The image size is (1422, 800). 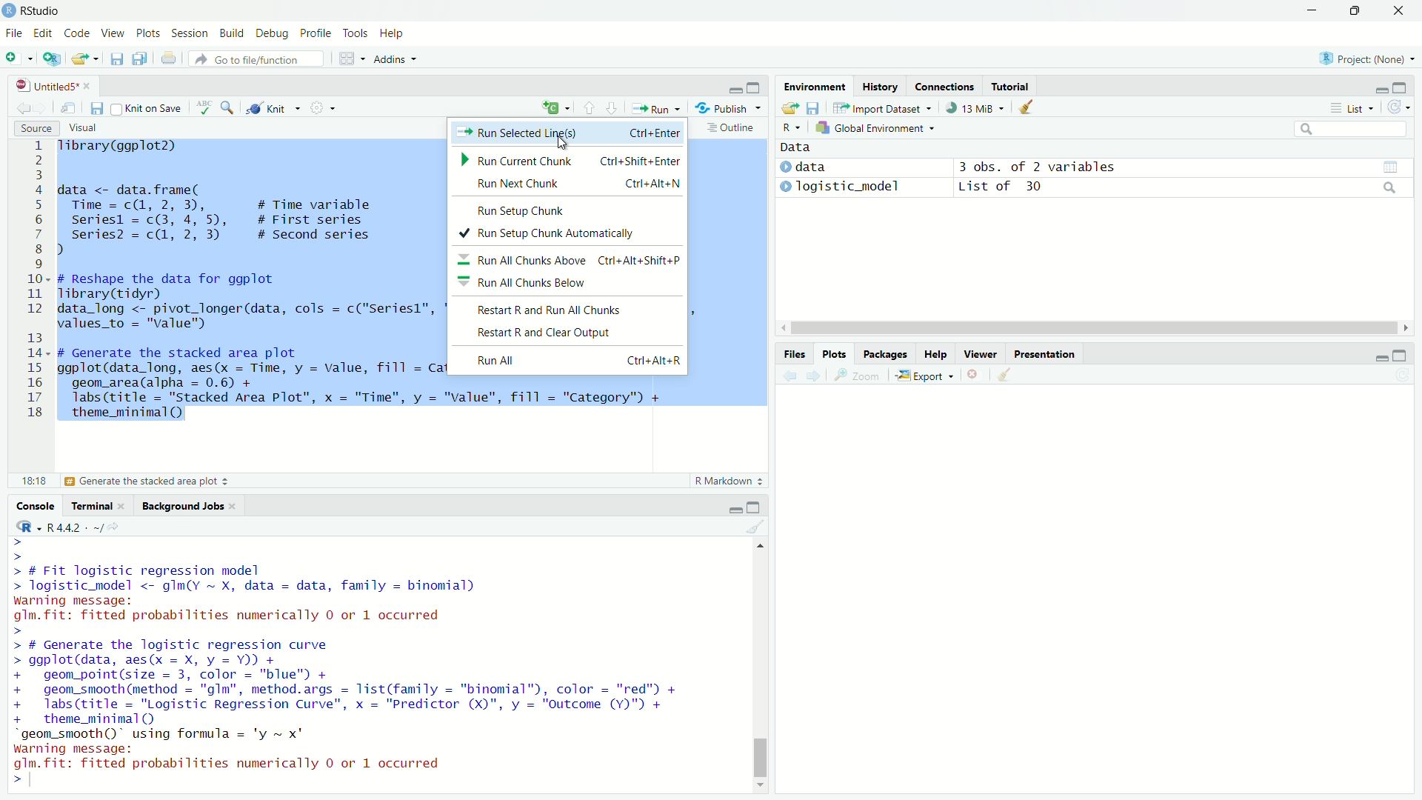 What do you see at coordinates (274, 109) in the screenshot?
I see `Knit` at bounding box center [274, 109].